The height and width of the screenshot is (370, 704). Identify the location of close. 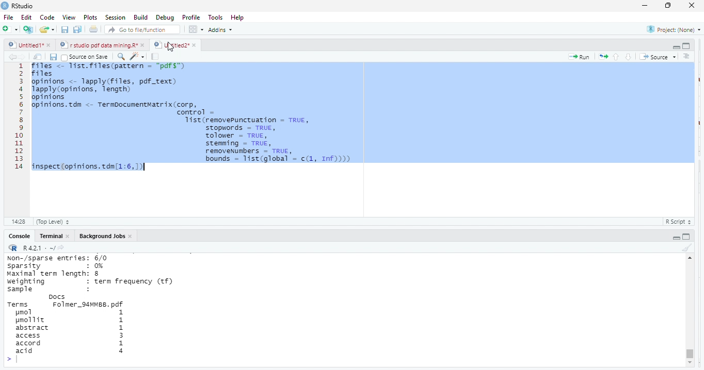
(194, 45).